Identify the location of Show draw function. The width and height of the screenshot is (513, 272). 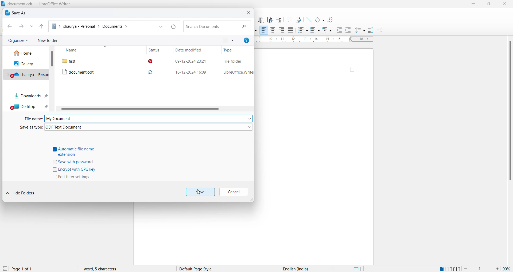
(331, 20).